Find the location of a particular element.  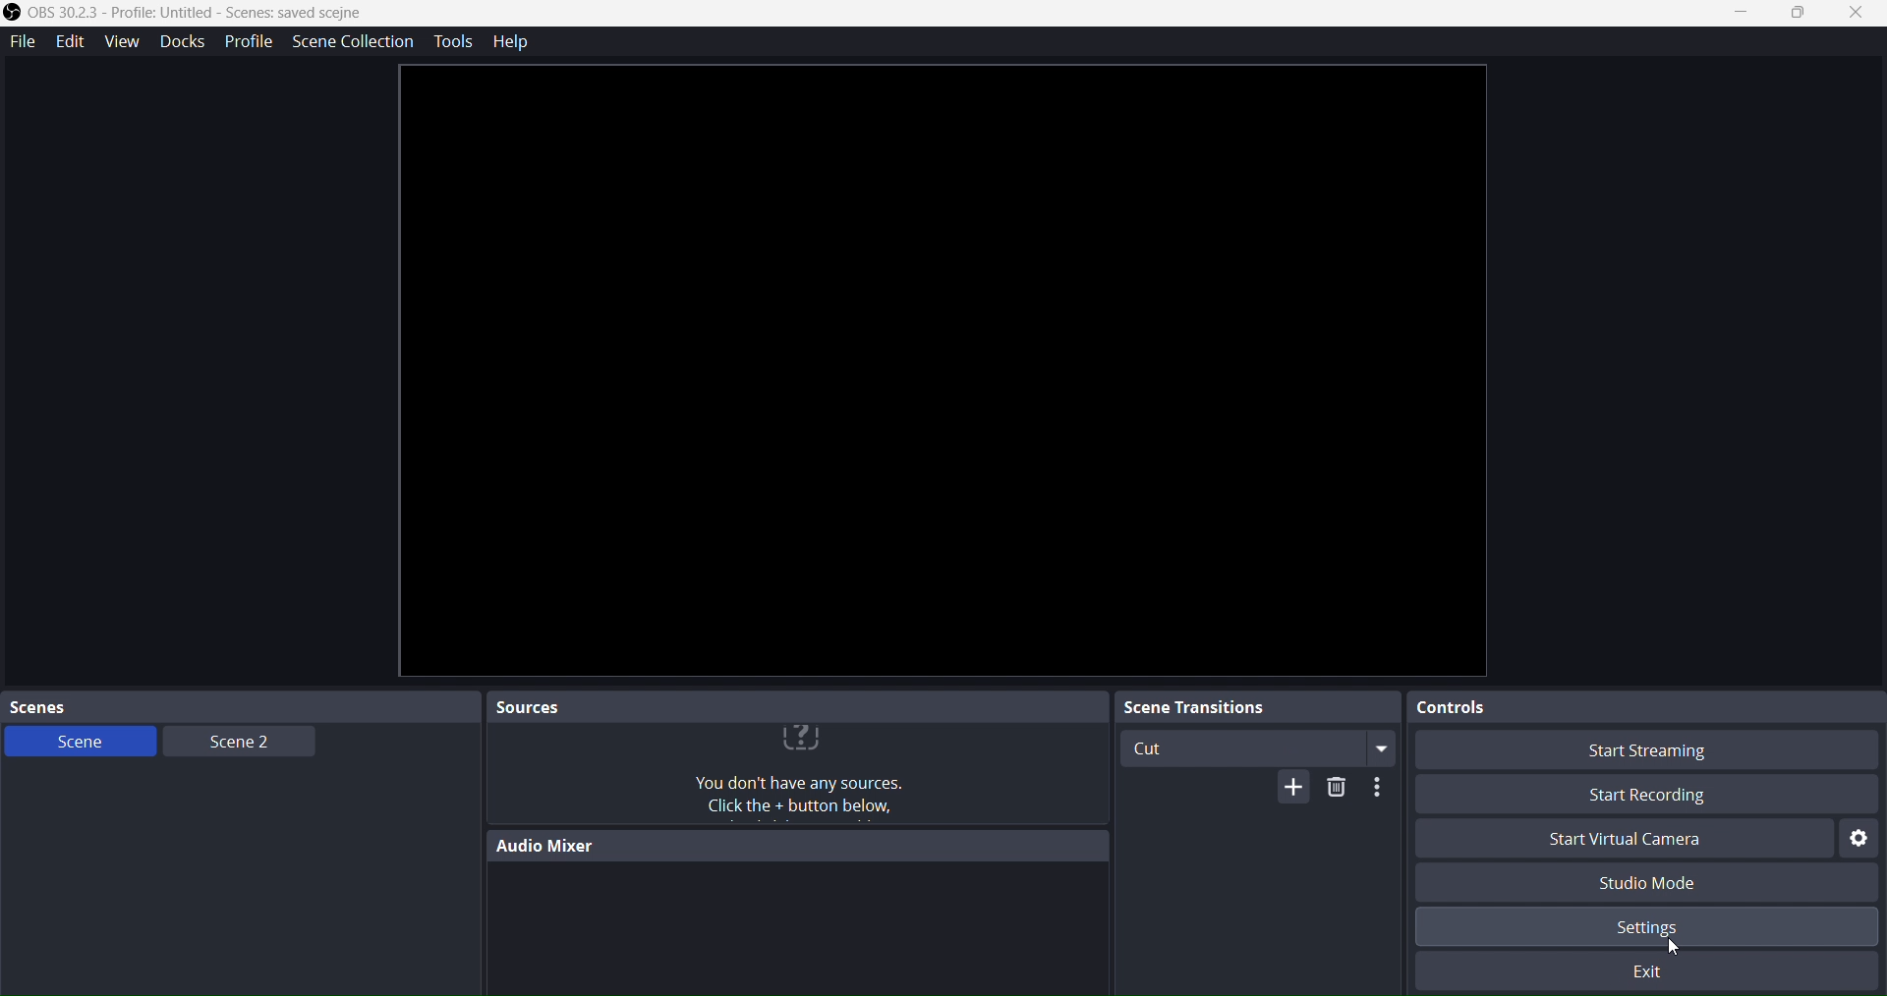

Close is located at coordinates (1857, 14).